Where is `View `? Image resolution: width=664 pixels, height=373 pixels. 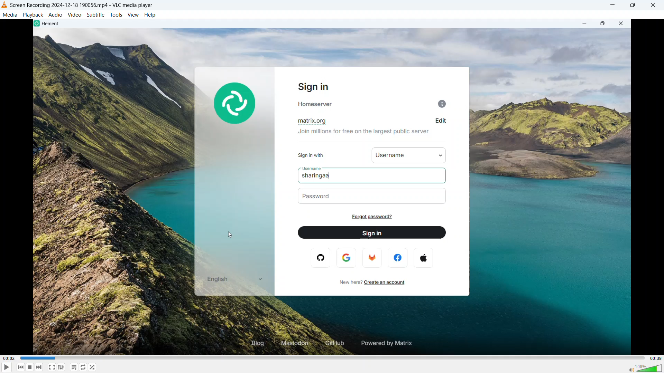 View  is located at coordinates (133, 15).